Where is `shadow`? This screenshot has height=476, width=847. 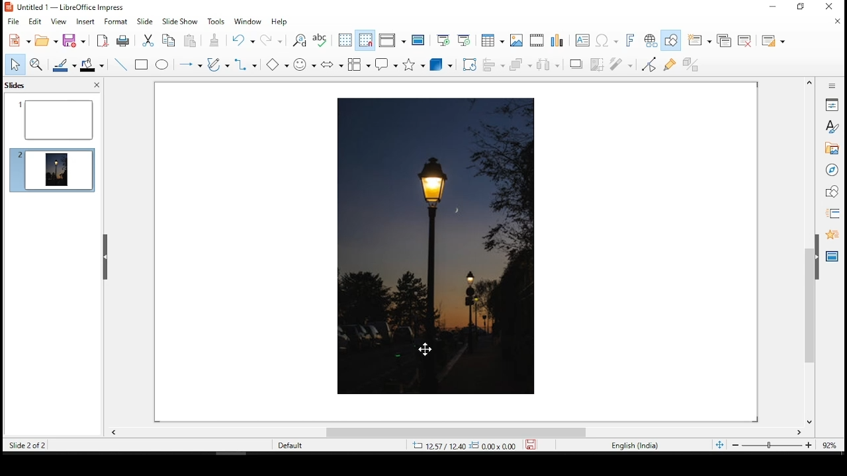
shadow is located at coordinates (576, 65).